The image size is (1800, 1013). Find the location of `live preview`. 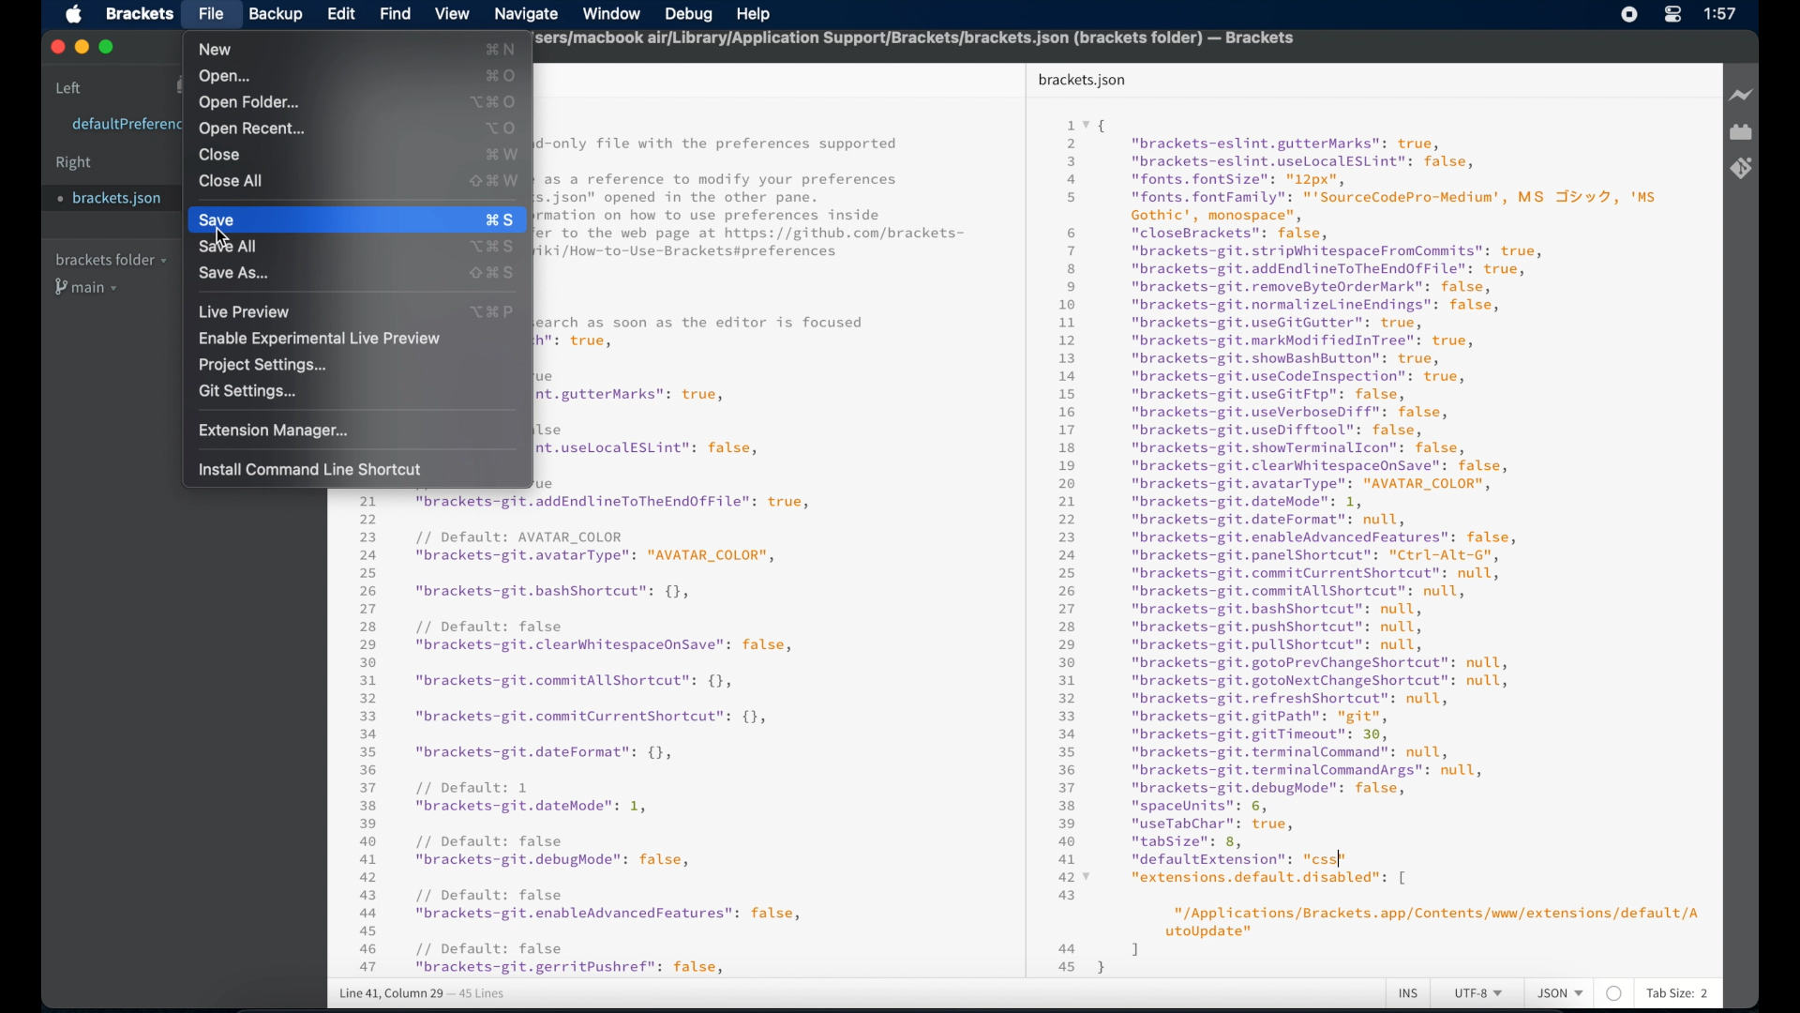

live preview is located at coordinates (244, 312).